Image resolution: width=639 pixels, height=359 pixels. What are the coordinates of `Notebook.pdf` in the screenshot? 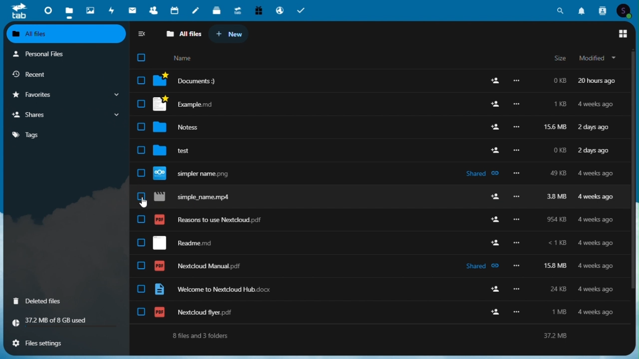 It's located at (370, 266).